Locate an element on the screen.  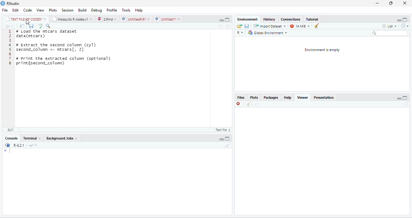
save is located at coordinates (31, 26).